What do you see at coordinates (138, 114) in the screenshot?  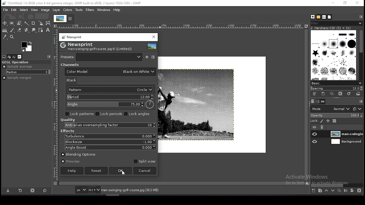 I see `lock angles on/off` at bounding box center [138, 114].